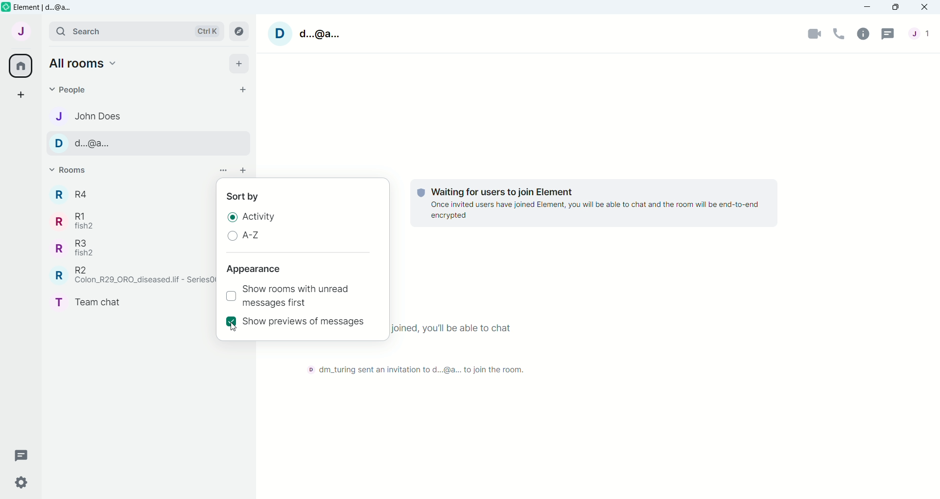  I want to click on Room R1, so click(72, 220).